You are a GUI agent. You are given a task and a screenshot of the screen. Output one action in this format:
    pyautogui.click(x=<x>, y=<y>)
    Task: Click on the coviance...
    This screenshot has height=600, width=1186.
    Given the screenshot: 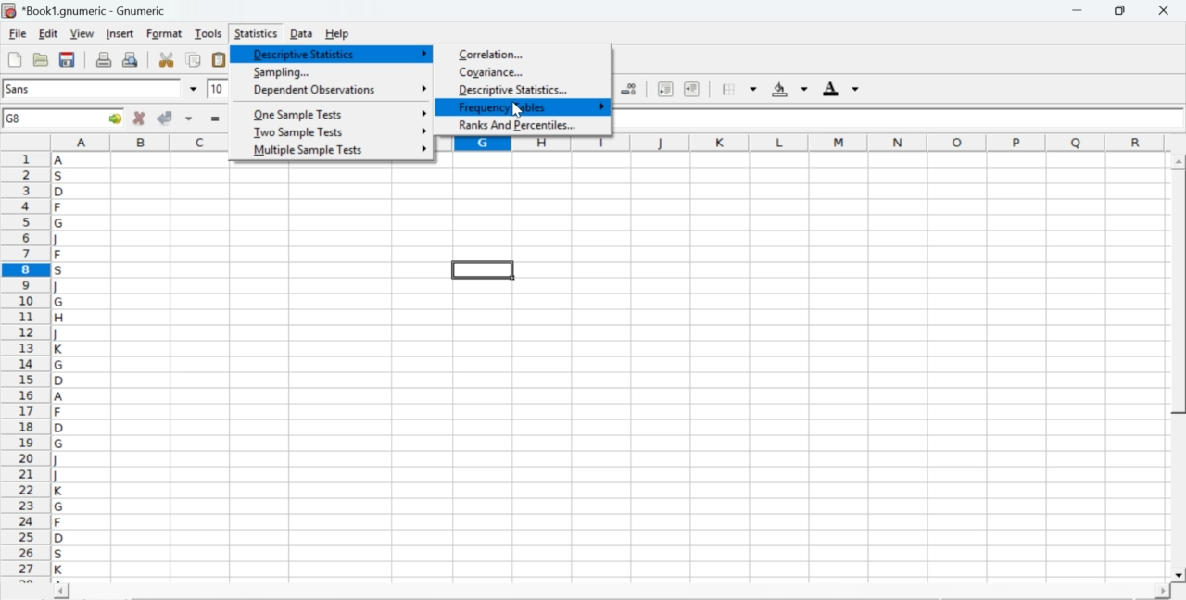 What is the action you would take?
    pyautogui.click(x=493, y=72)
    